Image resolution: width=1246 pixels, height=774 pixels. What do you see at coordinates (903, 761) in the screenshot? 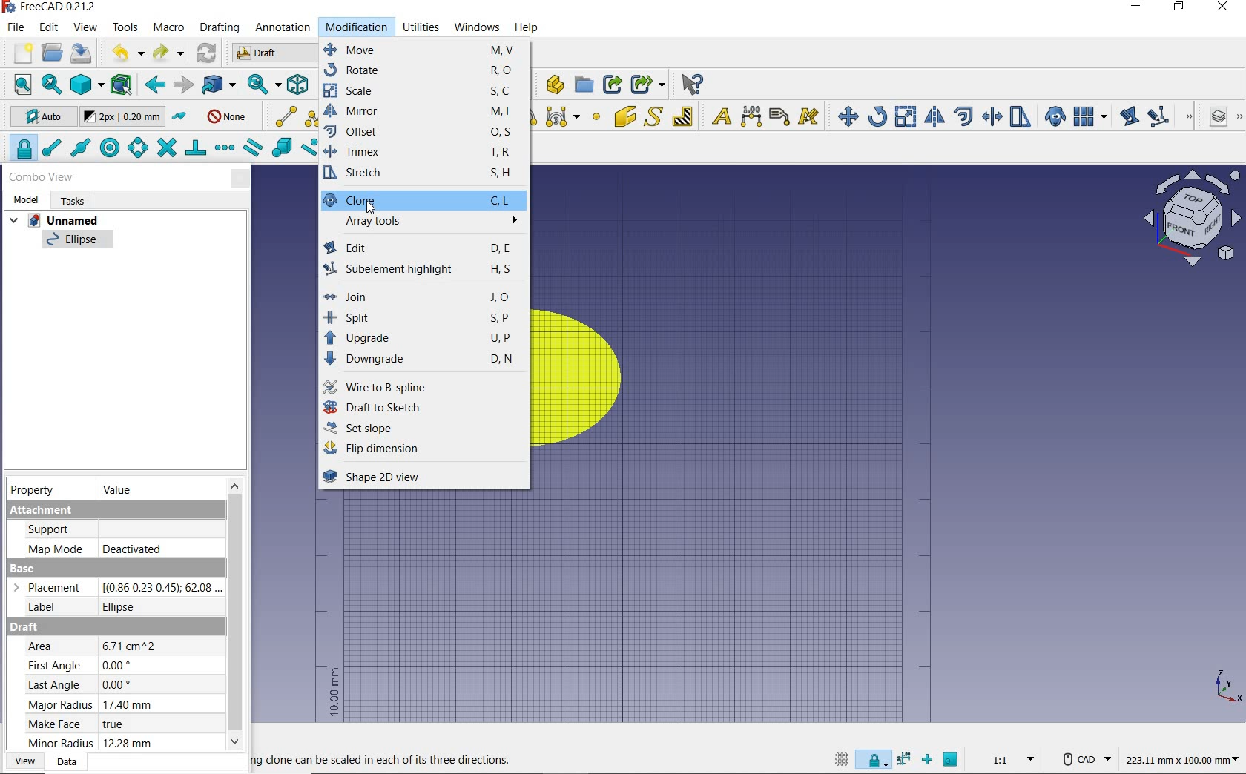
I see `snap dimension` at bounding box center [903, 761].